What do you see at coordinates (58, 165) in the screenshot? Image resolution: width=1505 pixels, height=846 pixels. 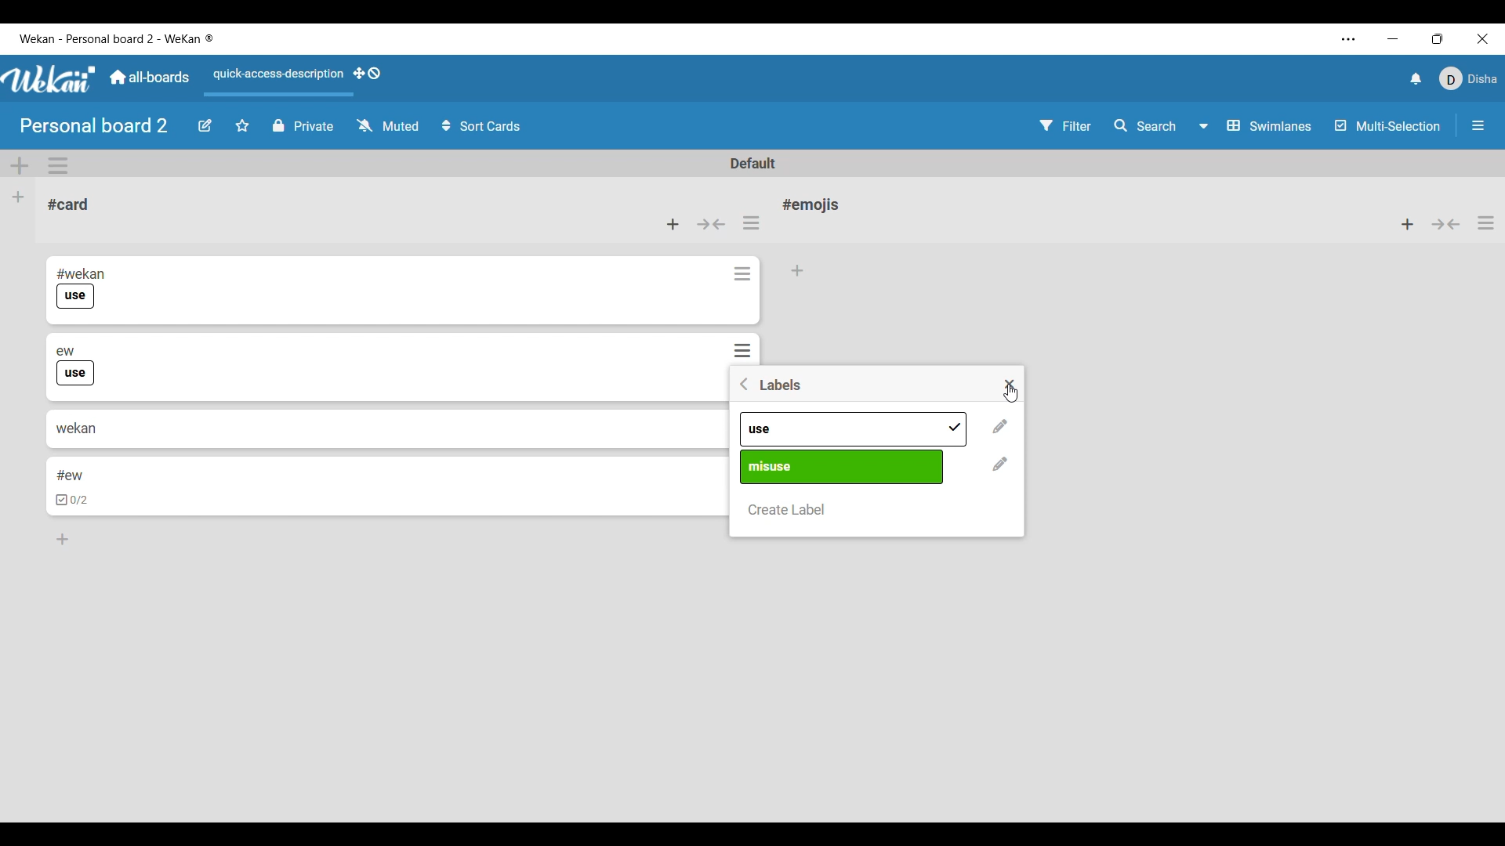 I see `Swimlane actions` at bounding box center [58, 165].